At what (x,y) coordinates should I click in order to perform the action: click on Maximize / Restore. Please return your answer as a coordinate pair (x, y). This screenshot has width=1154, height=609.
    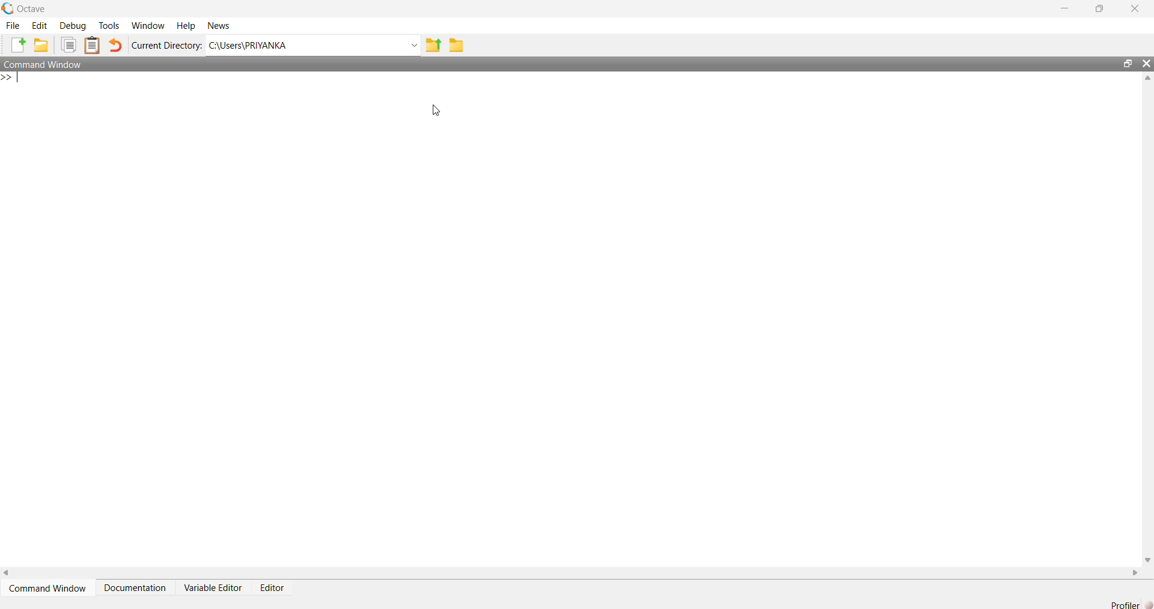
    Looking at the image, I should click on (1130, 64).